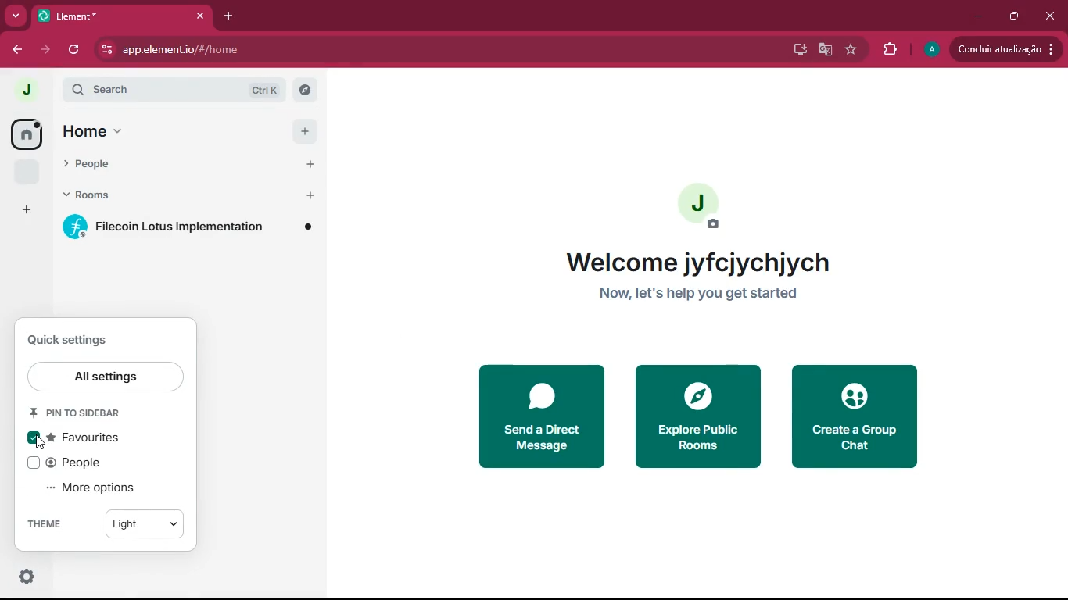  What do you see at coordinates (27, 209) in the screenshot?
I see `add` at bounding box center [27, 209].